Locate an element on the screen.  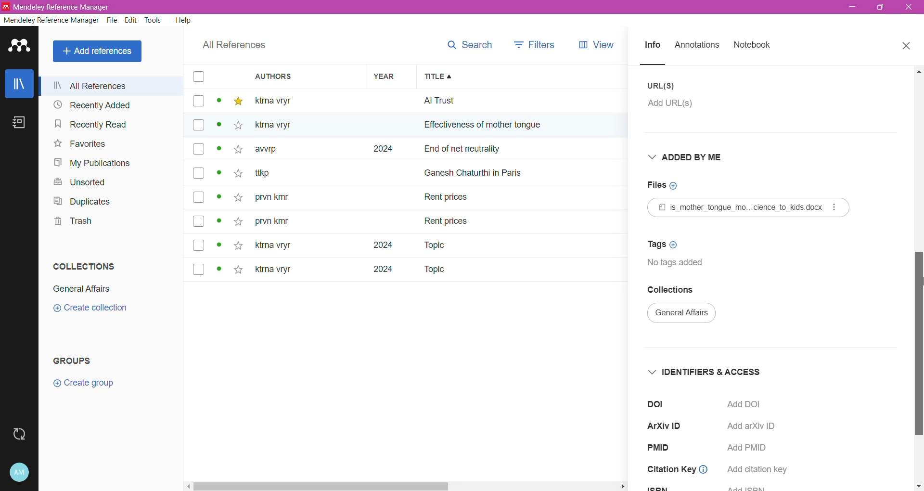
ktna vryt  is located at coordinates (271, 246).